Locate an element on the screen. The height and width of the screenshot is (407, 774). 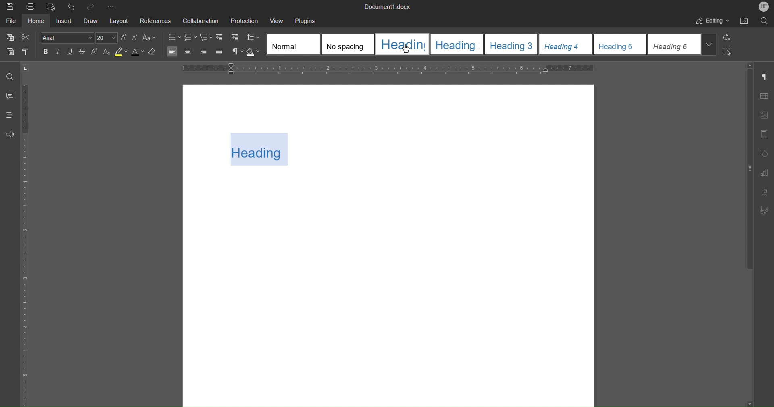
Print is located at coordinates (33, 8).